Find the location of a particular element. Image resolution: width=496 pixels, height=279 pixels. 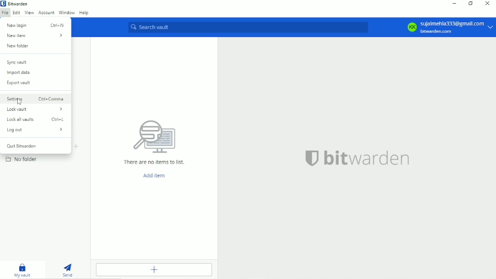

Help is located at coordinates (84, 12).